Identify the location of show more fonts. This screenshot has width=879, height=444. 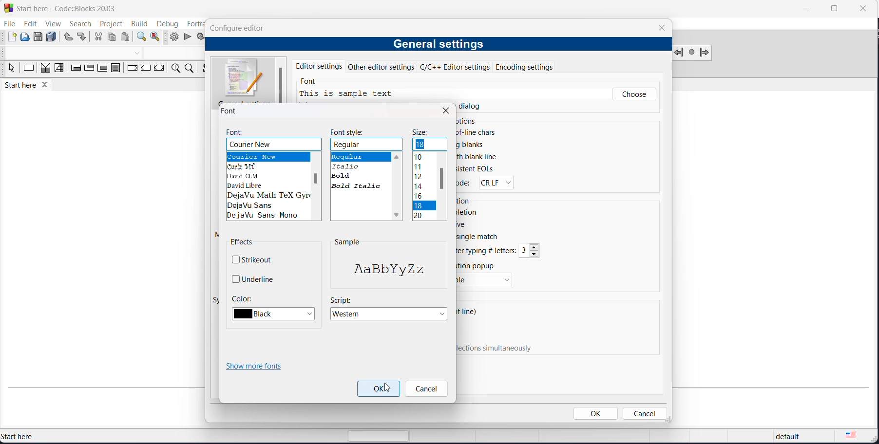
(256, 367).